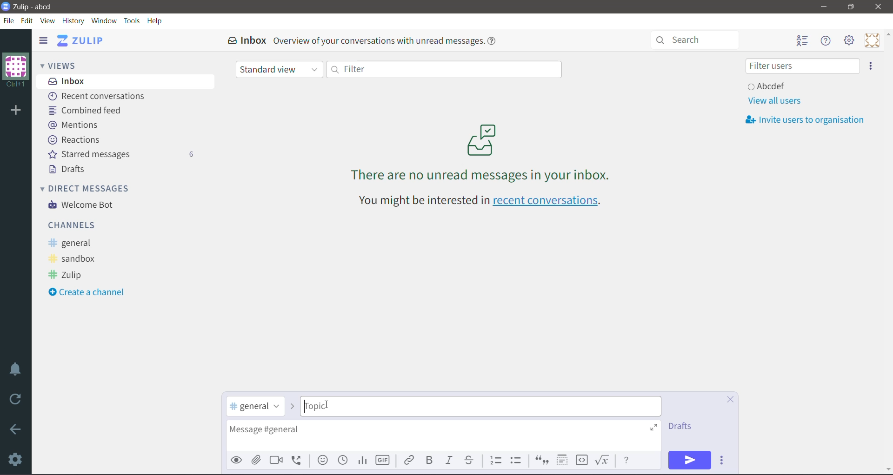 The image size is (893, 475). What do you see at coordinates (16, 459) in the screenshot?
I see `Settings` at bounding box center [16, 459].